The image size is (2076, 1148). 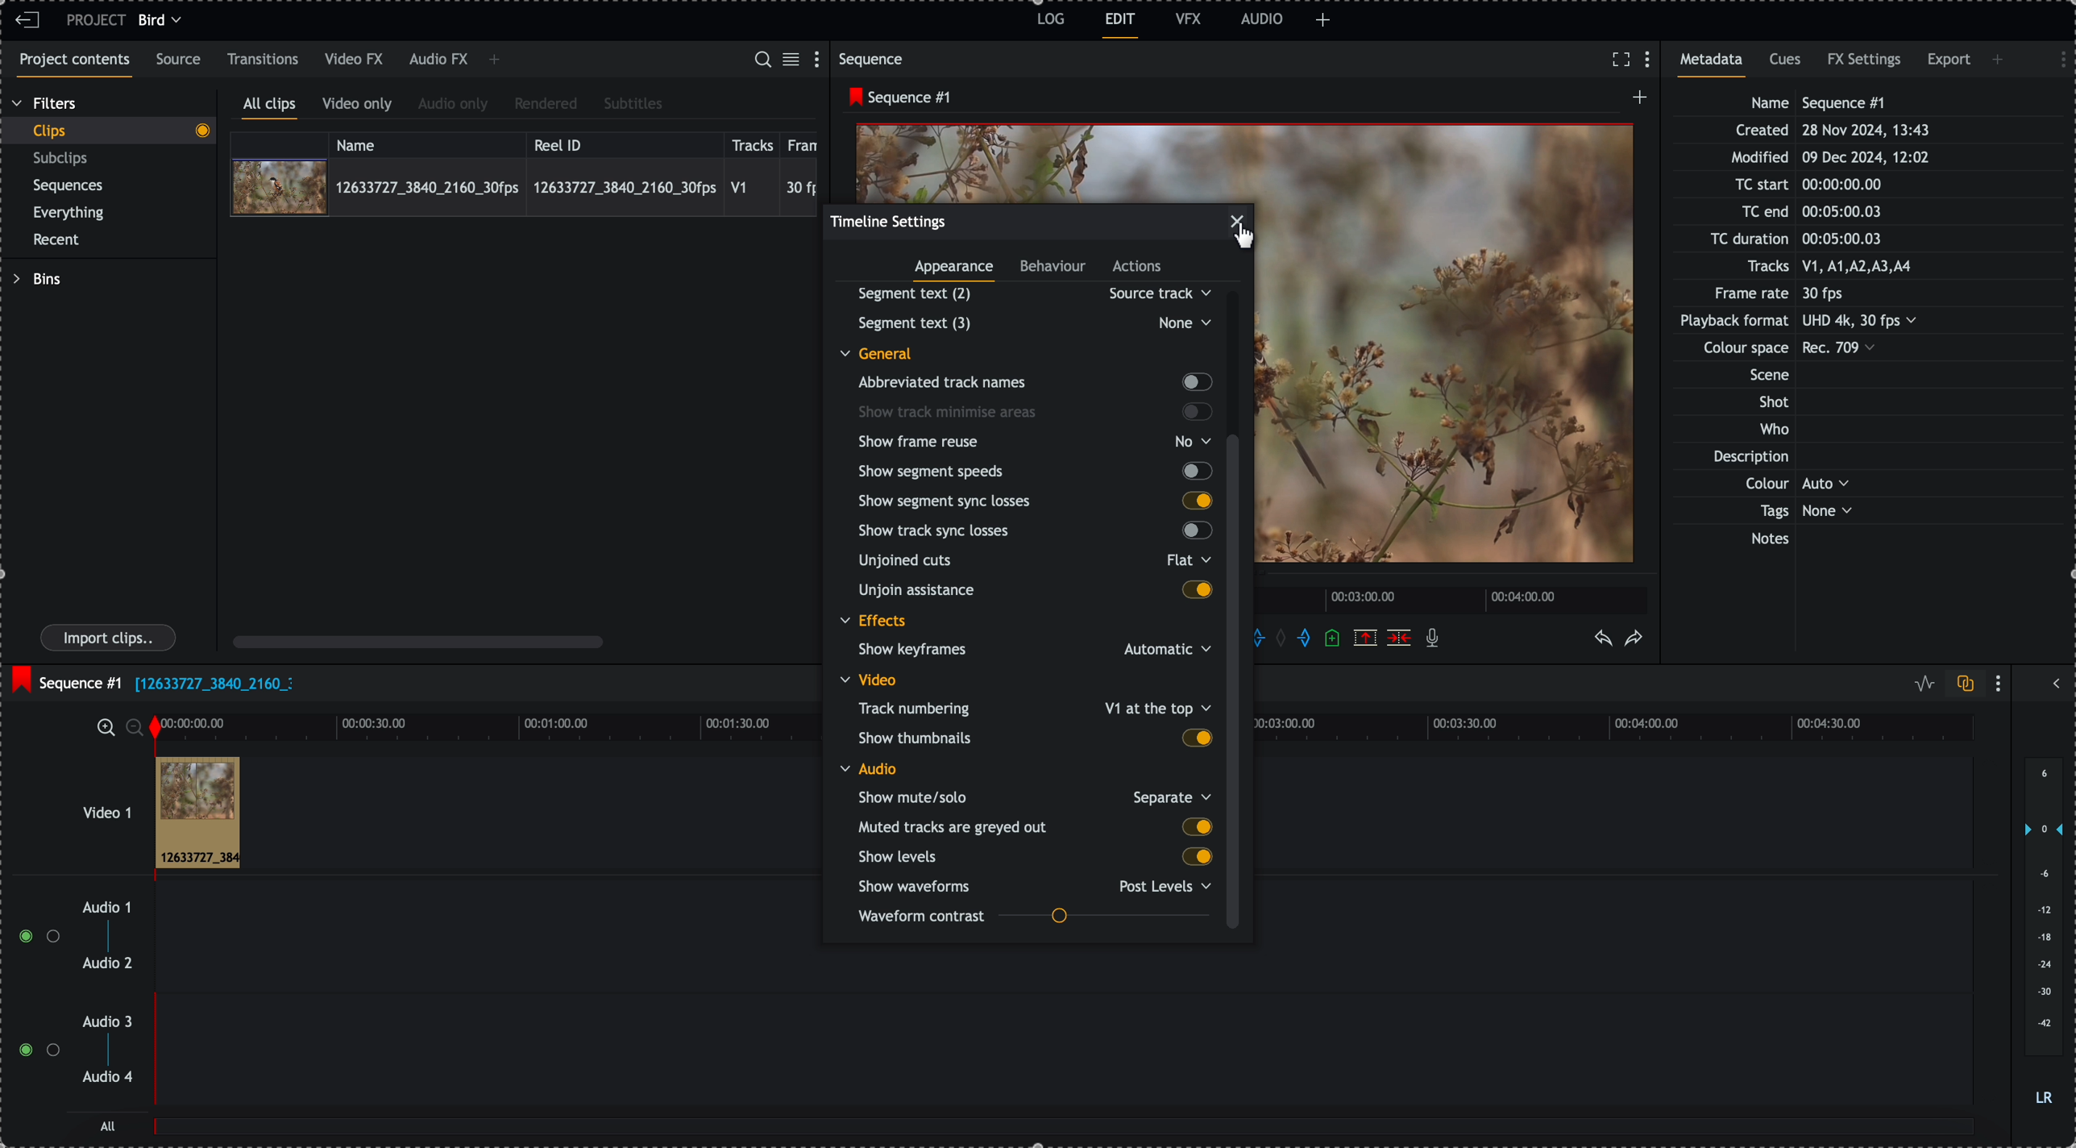 I want to click on show keyframes, so click(x=1028, y=651).